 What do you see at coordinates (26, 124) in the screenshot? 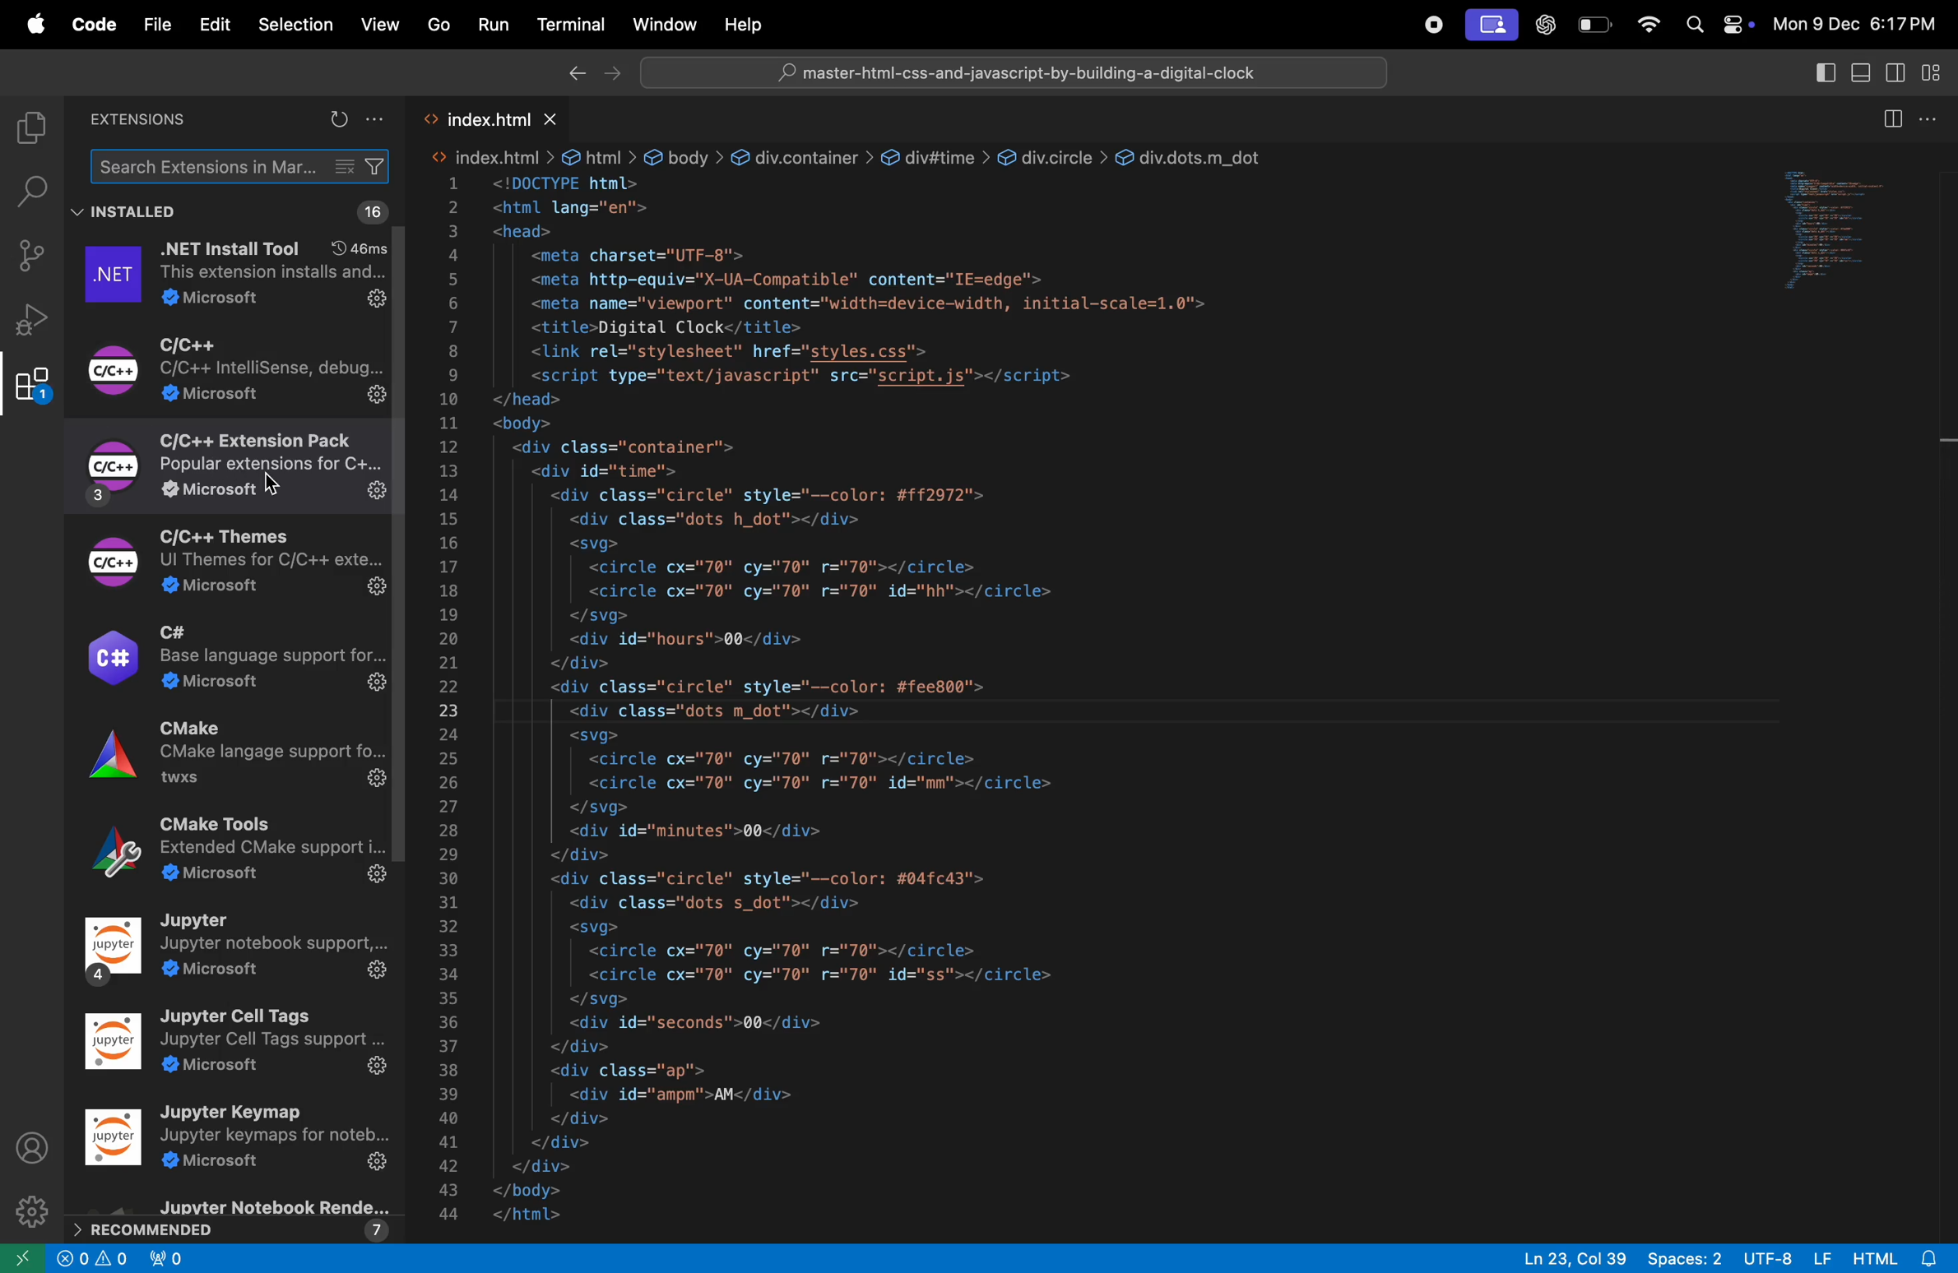
I see `explorer` at bounding box center [26, 124].